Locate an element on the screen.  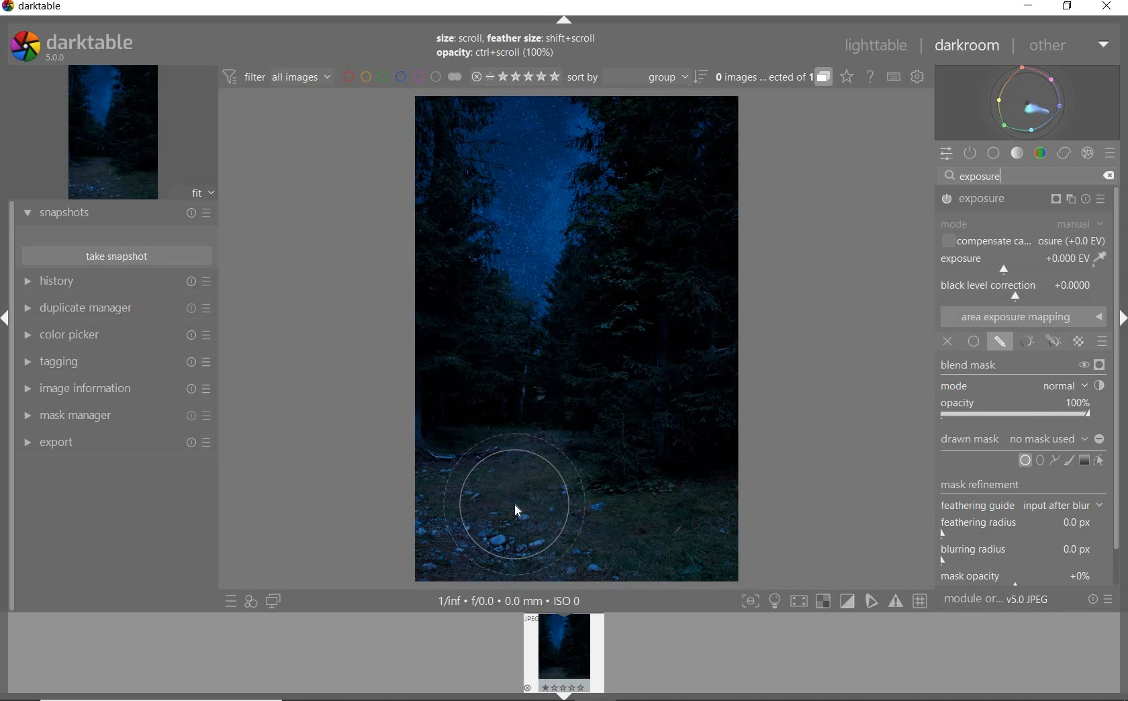
DARKROOM is located at coordinates (967, 46).